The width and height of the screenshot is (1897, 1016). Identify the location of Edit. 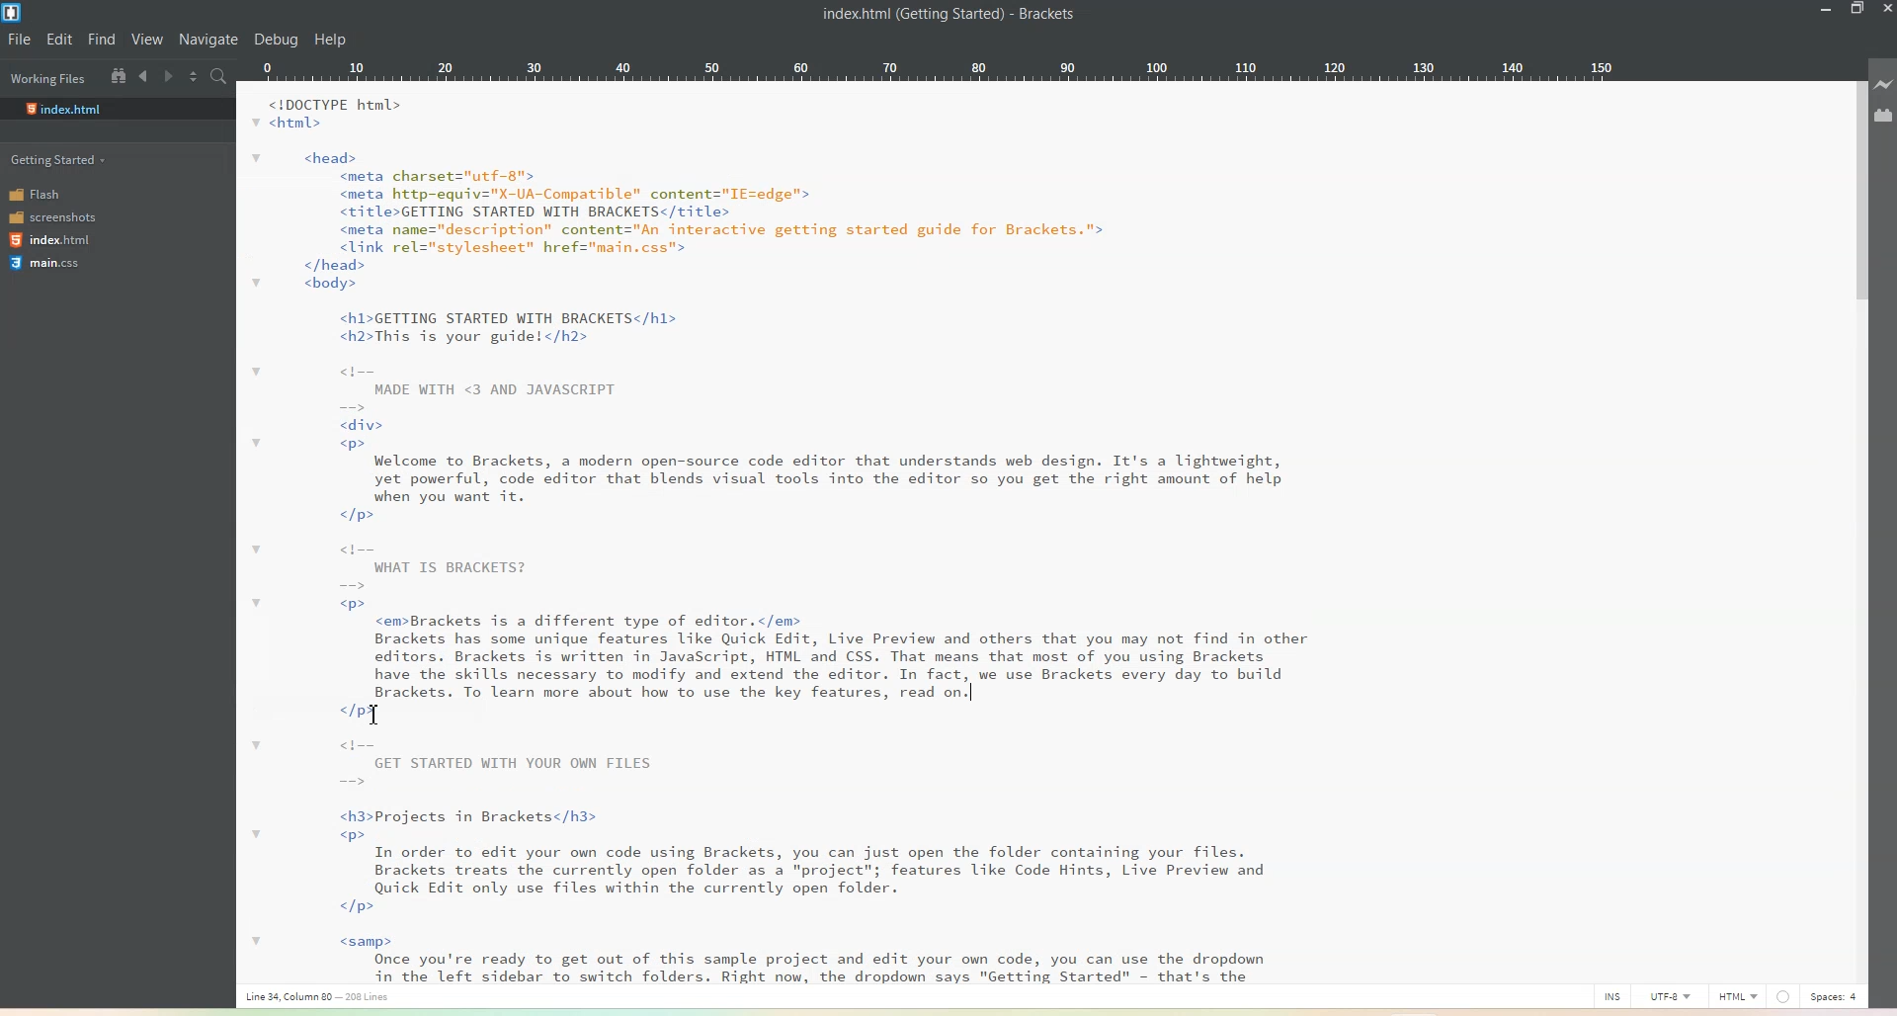
(60, 40).